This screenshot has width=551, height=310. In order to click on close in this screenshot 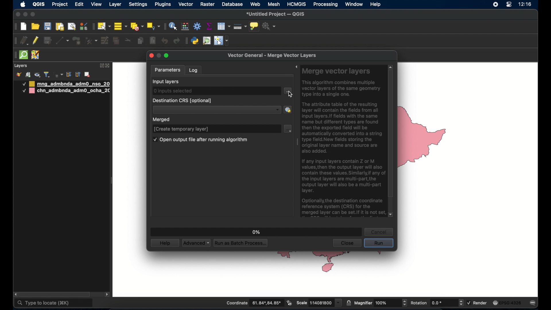, I will do `click(347, 243)`.